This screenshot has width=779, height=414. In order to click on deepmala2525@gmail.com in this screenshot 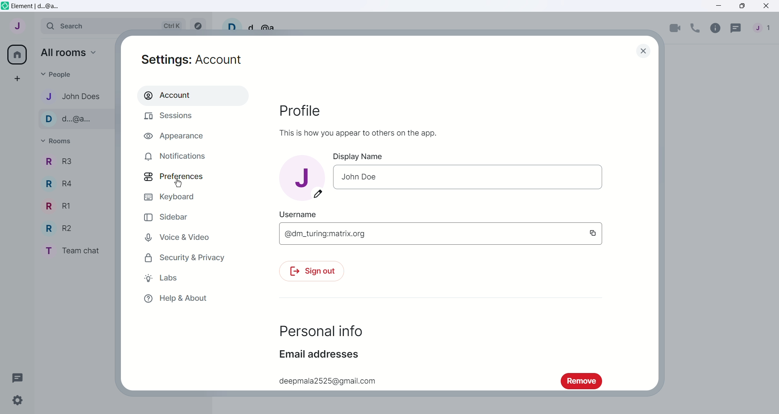, I will do `click(327, 381)`.